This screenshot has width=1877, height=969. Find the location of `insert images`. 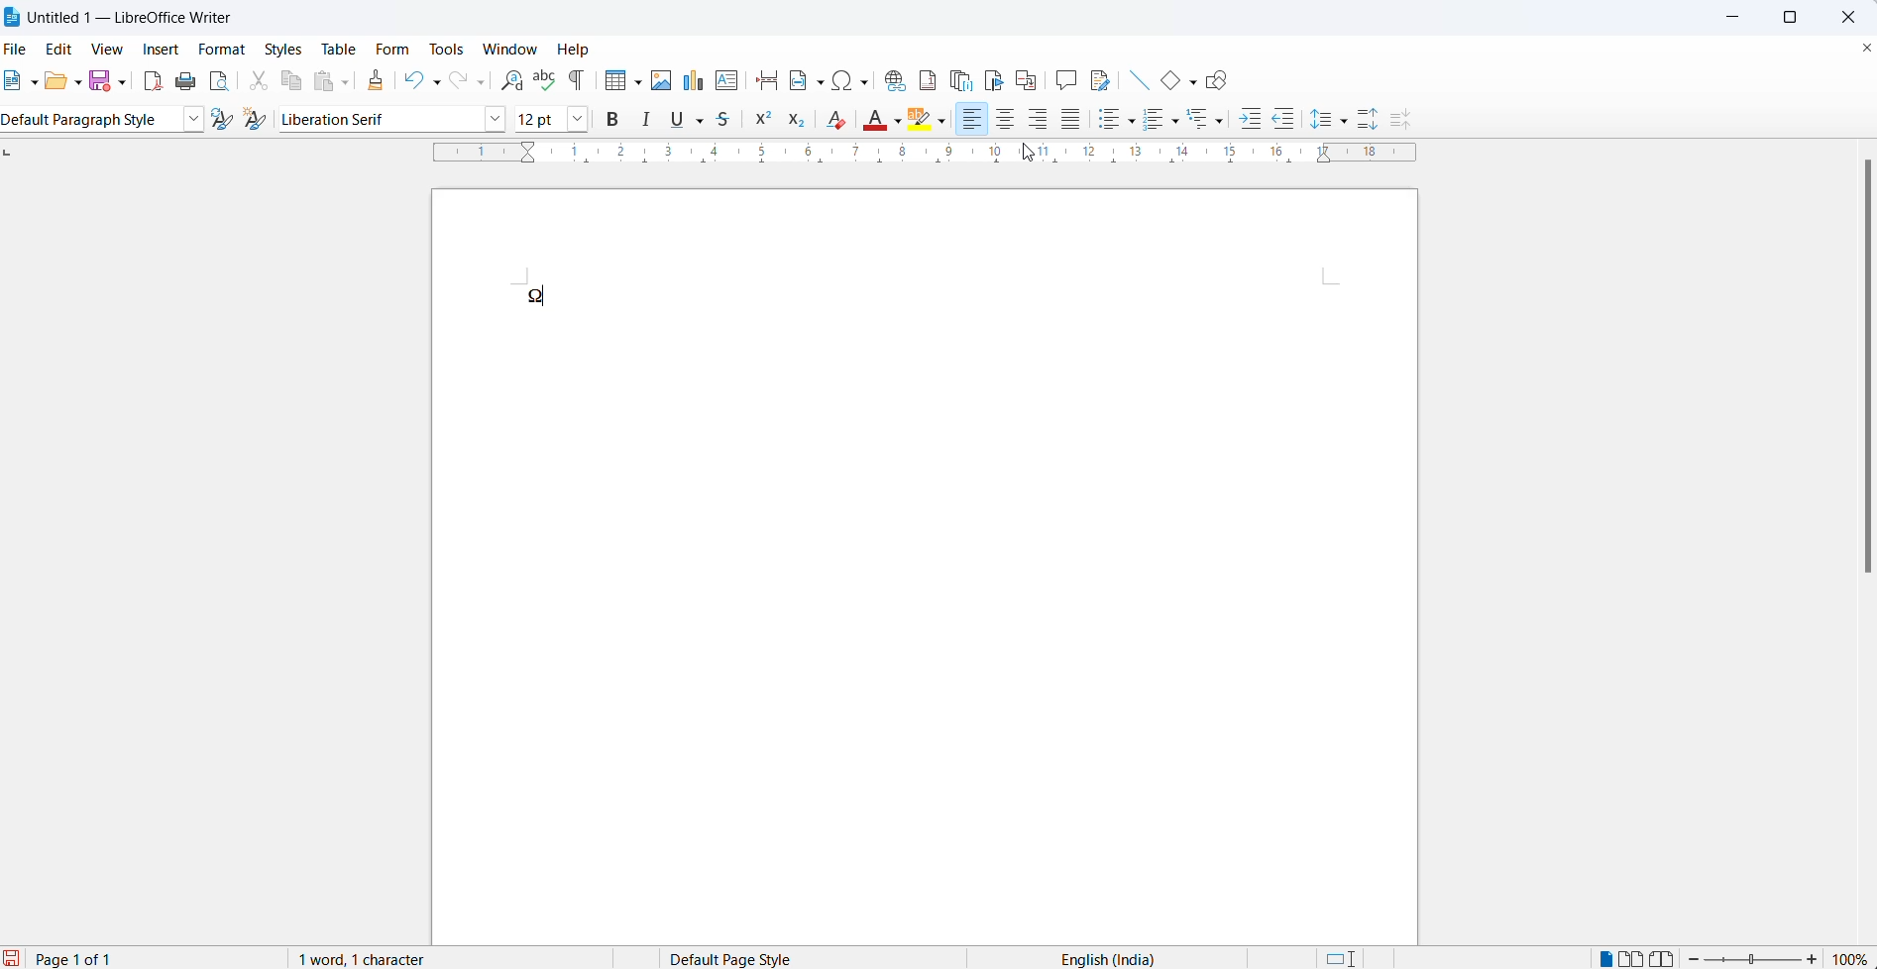

insert images is located at coordinates (660, 81).